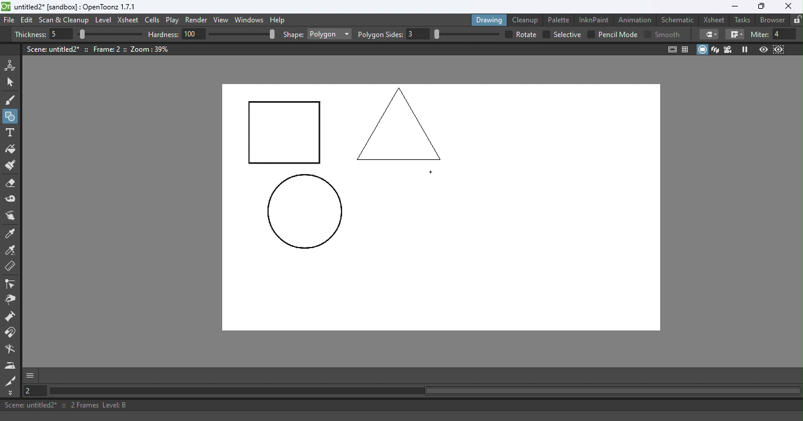 The width and height of the screenshot is (803, 421). I want to click on Freeze, so click(745, 49).